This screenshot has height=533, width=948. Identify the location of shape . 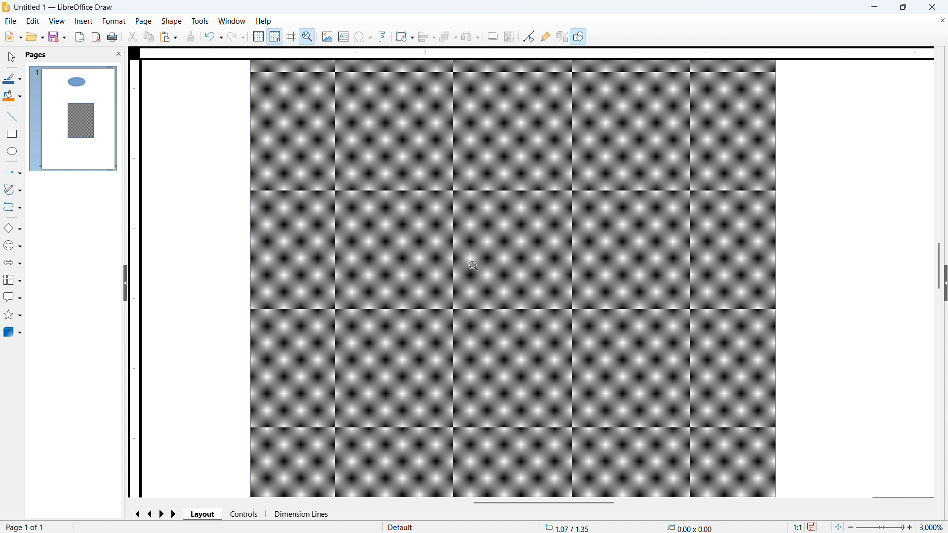
(172, 22).